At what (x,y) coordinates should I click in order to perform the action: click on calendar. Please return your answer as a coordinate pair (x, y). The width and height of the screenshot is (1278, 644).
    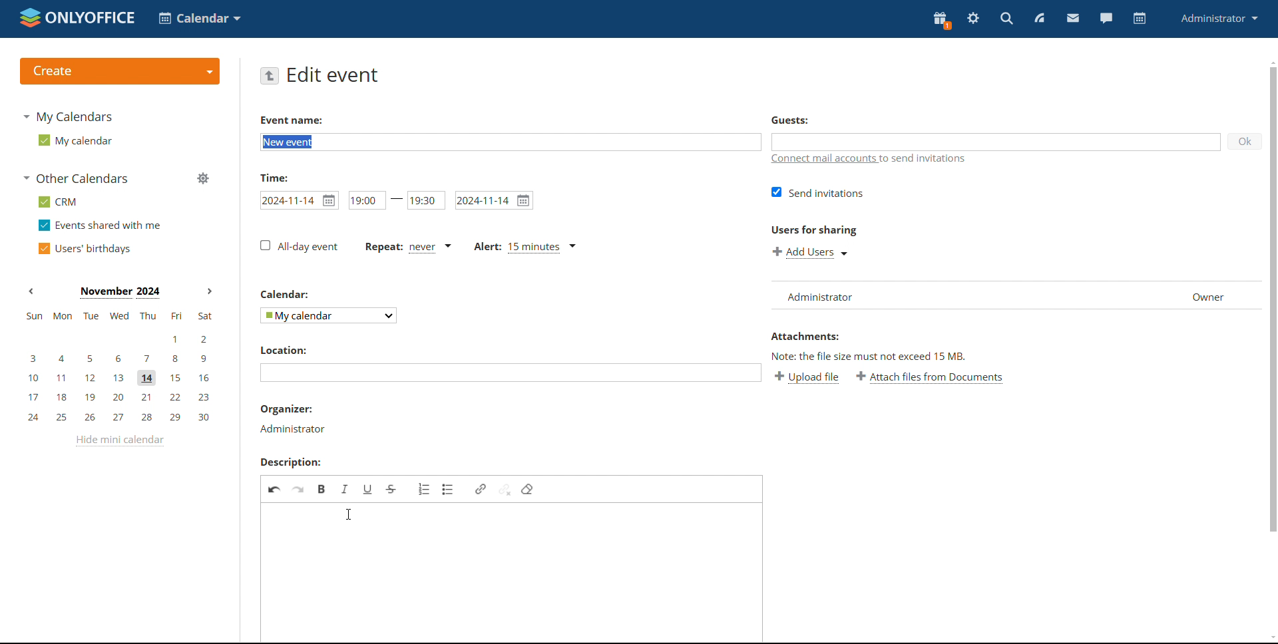
    Looking at the image, I should click on (293, 293).